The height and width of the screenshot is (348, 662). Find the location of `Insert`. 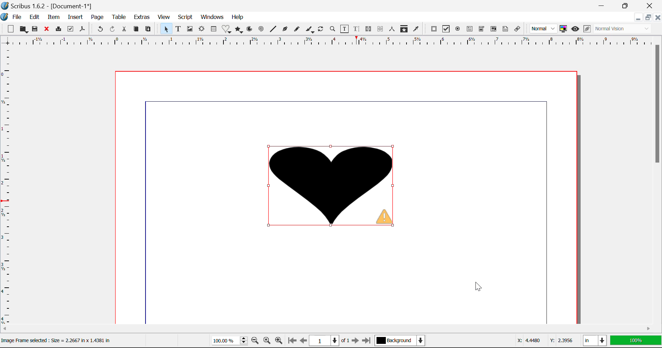

Insert is located at coordinates (74, 17).